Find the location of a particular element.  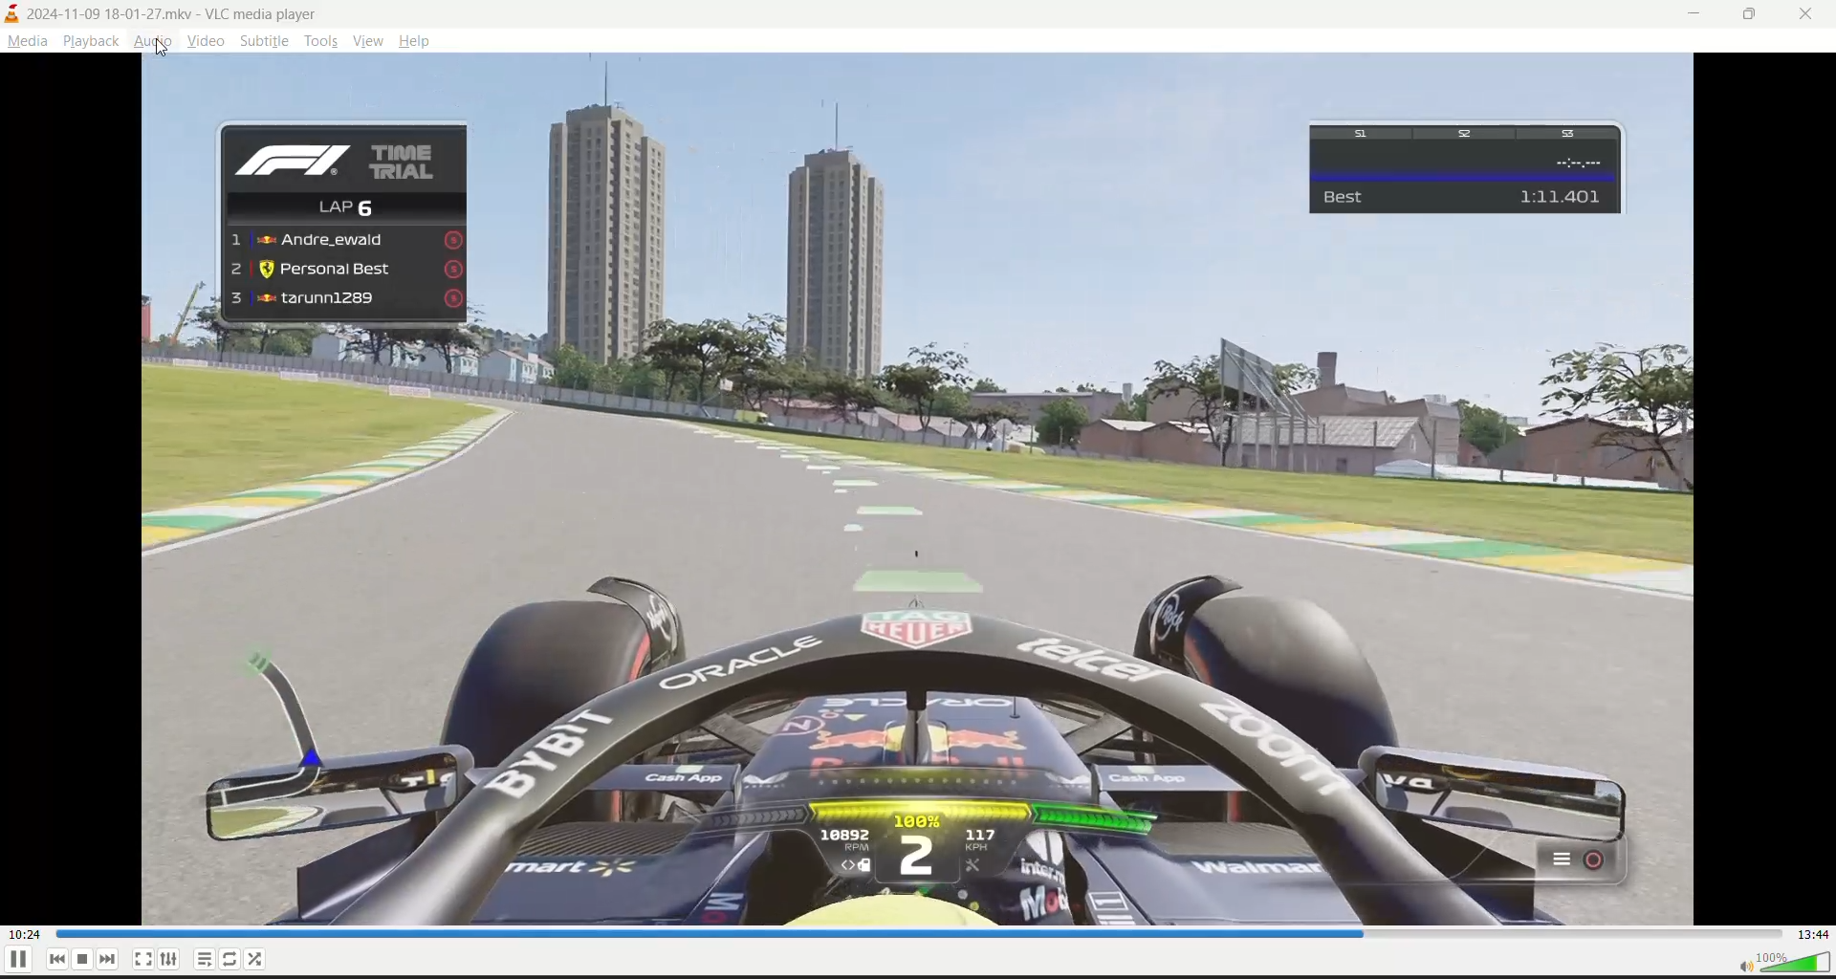

cursor is located at coordinates (164, 52).